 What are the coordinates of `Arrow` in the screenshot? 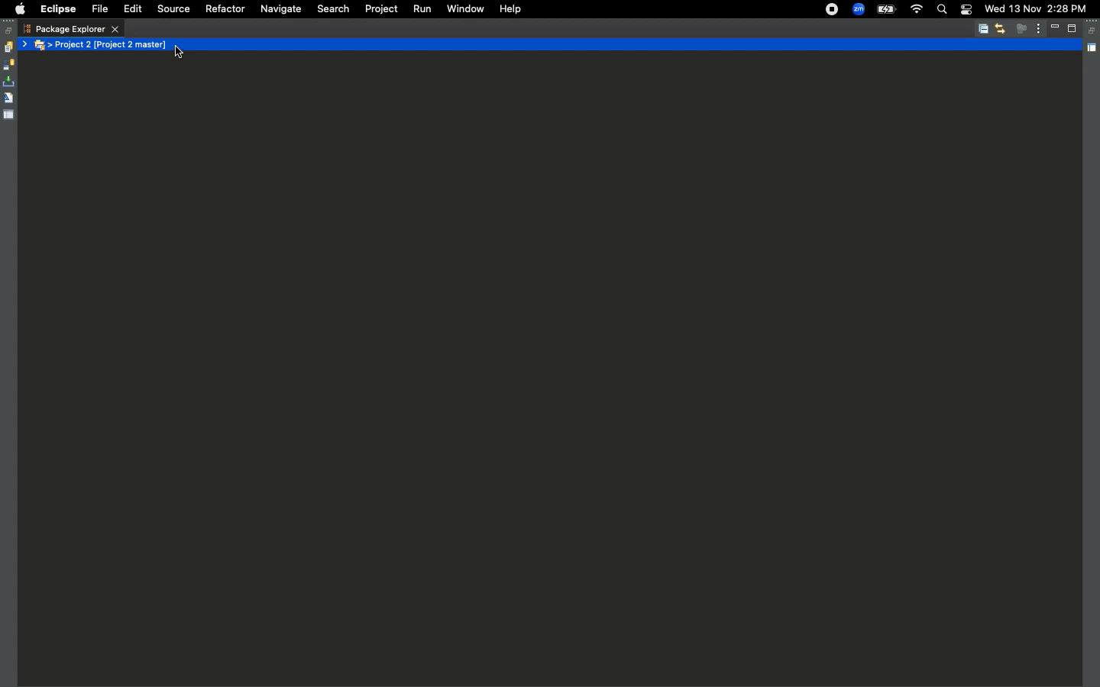 It's located at (26, 44).